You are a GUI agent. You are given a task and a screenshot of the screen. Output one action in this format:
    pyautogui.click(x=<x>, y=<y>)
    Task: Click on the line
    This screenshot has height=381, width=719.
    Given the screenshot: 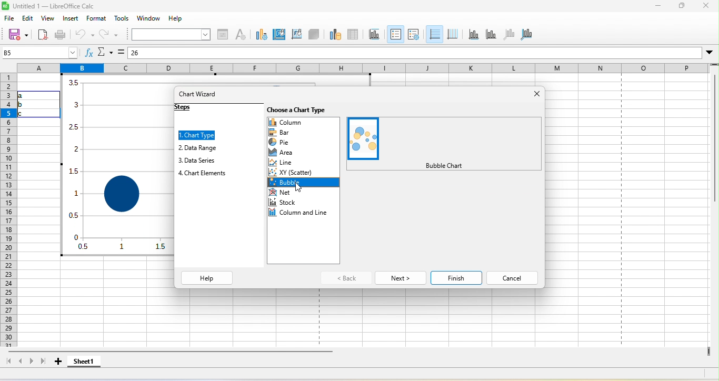 What is the action you would take?
    pyautogui.click(x=284, y=162)
    